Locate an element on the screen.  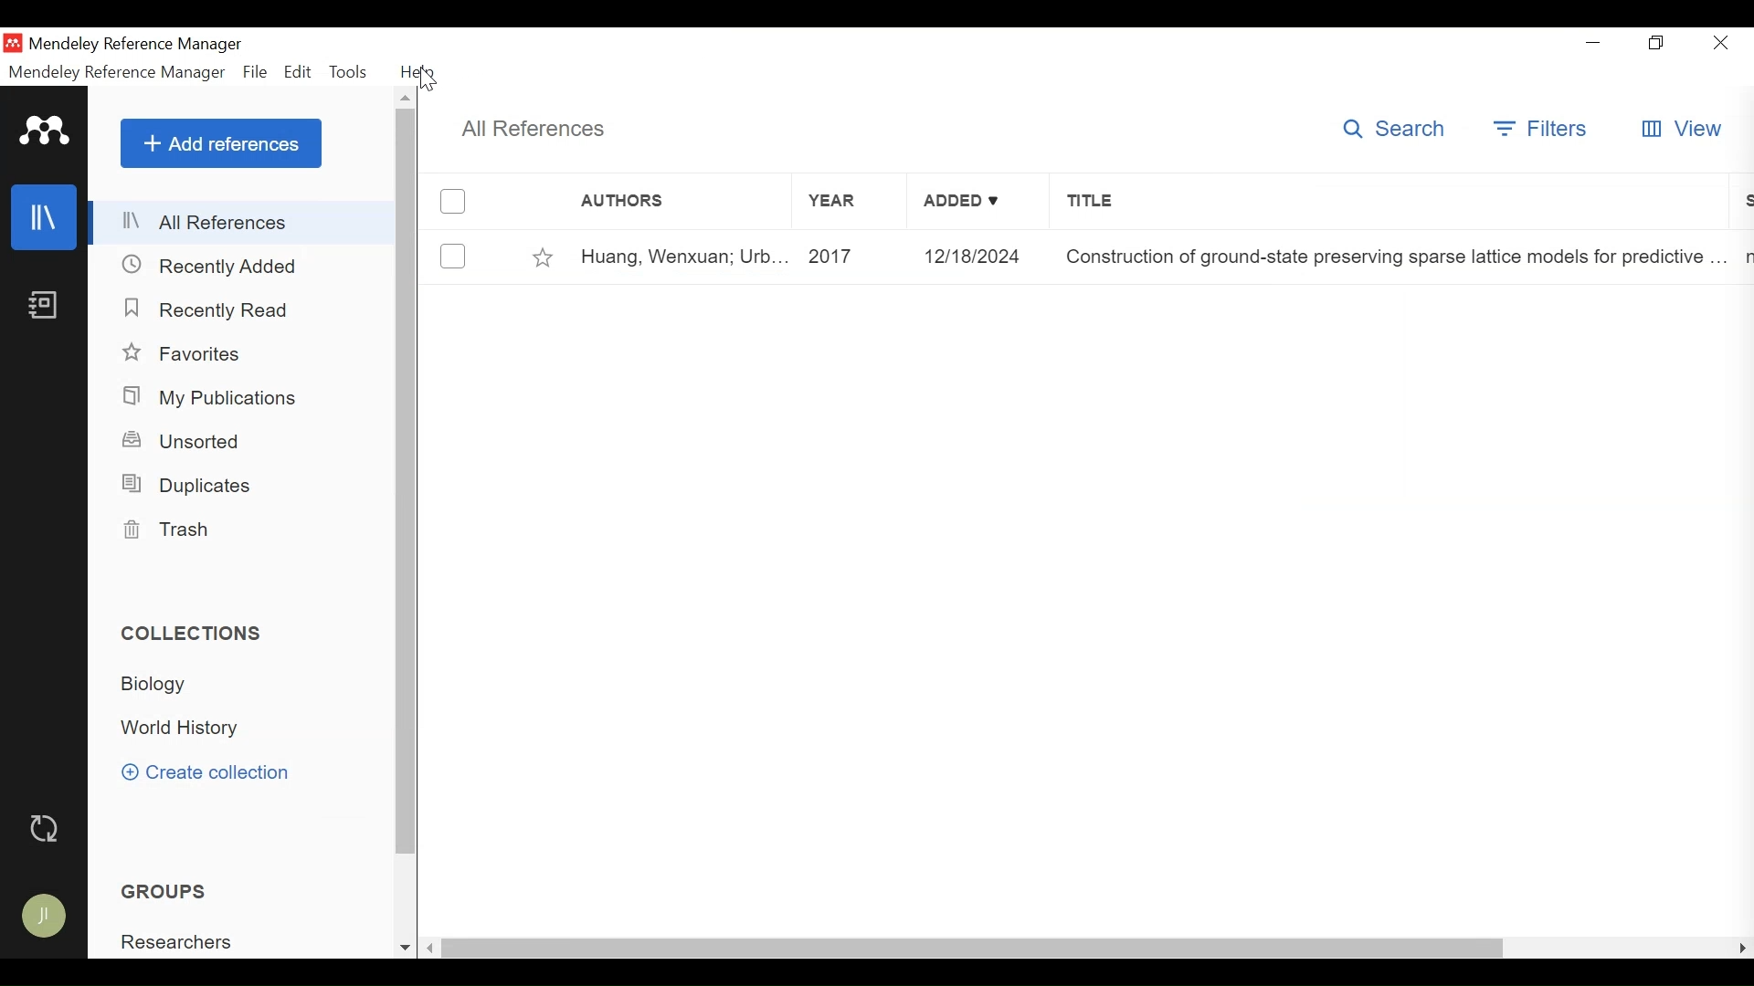
Scroll left is located at coordinates (435, 950).